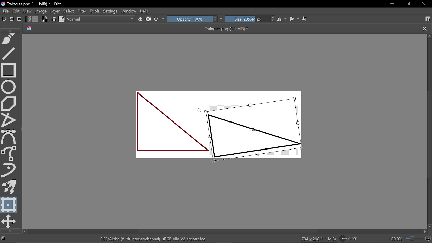 This screenshot has height=243, width=432. Describe the element at coordinates (144, 11) in the screenshot. I see `Help` at that location.